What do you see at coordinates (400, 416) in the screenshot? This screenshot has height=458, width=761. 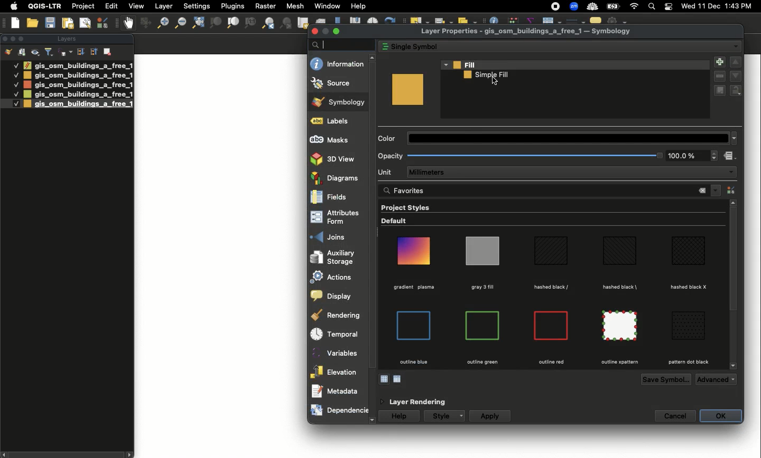 I see `Help` at bounding box center [400, 416].